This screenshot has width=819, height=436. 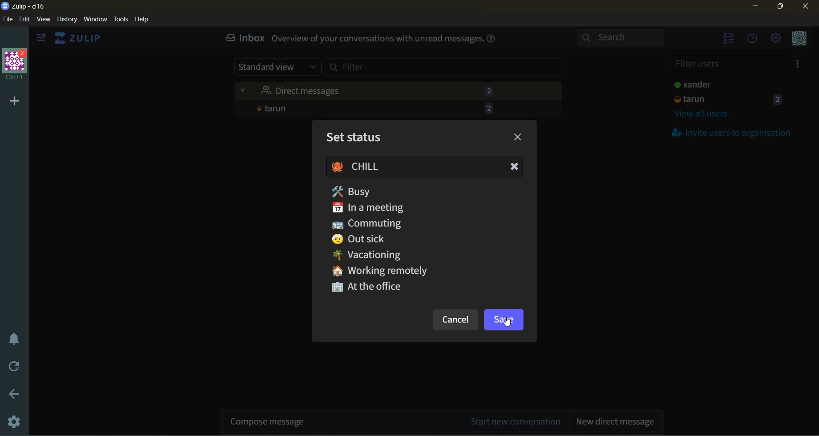 What do you see at coordinates (397, 206) in the screenshot?
I see `In a meeting` at bounding box center [397, 206].